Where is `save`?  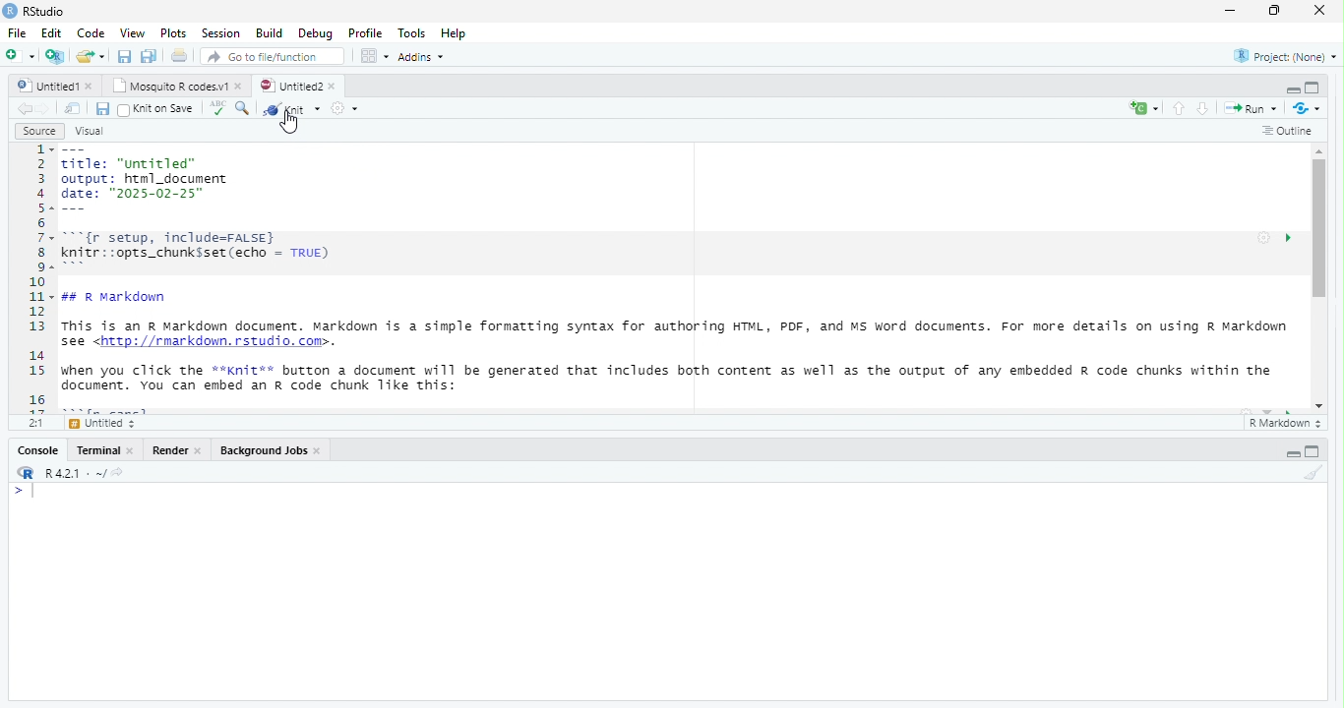 save is located at coordinates (126, 56).